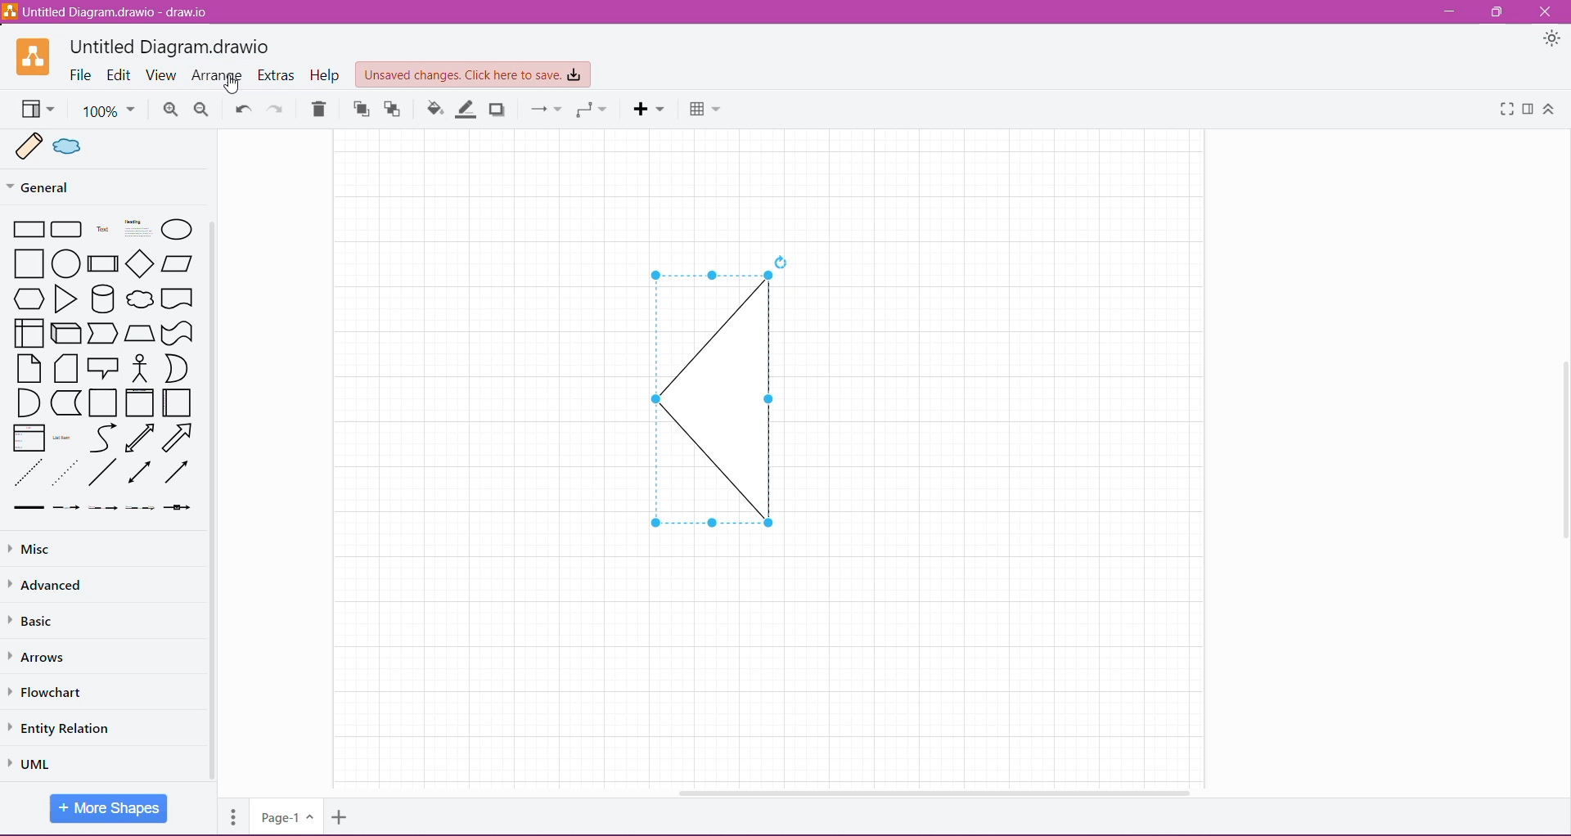 The image size is (1571, 836). What do you see at coordinates (464, 109) in the screenshot?
I see `Line Color` at bounding box center [464, 109].